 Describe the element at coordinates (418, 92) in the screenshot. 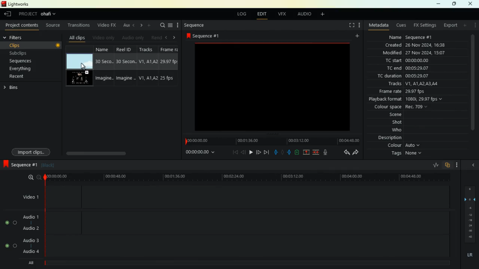

I see `29.97 fps` at that location.